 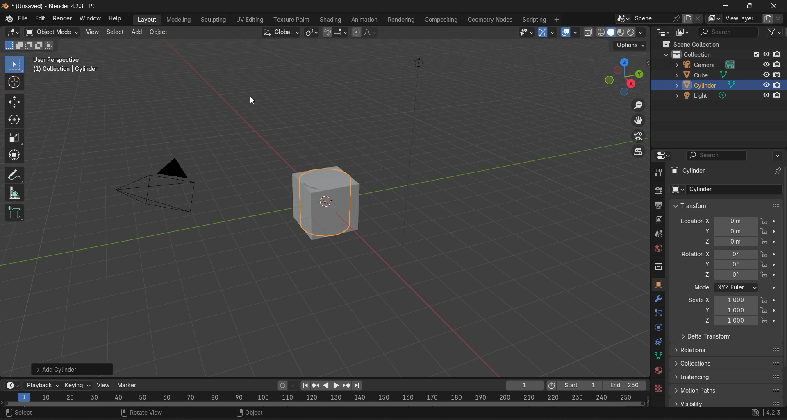 I want to click on object, so click(x=159, y=32).